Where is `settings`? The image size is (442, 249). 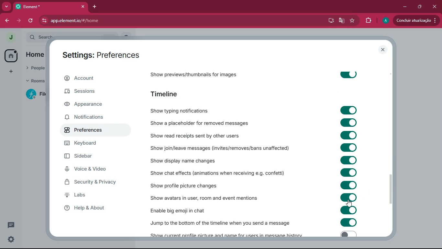 settings is located at coordinates (11, 240).